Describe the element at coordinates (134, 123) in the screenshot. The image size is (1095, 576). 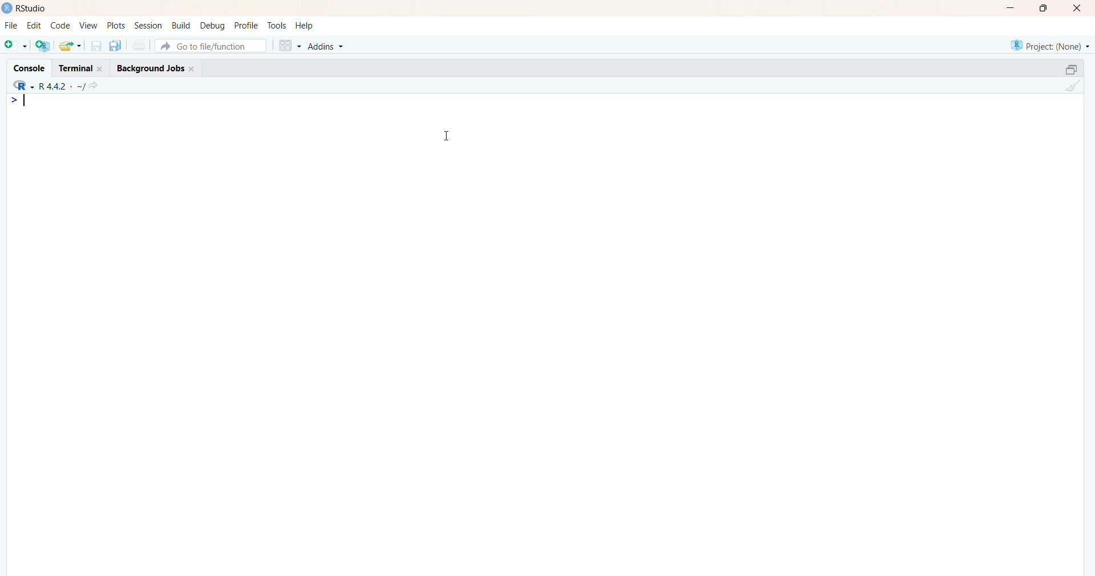
I see `> console log` at that location.